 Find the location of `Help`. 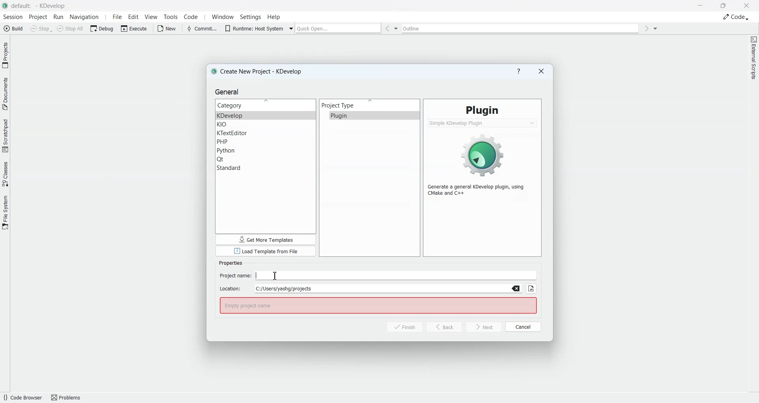

Help is located at coordinates (519, 72).